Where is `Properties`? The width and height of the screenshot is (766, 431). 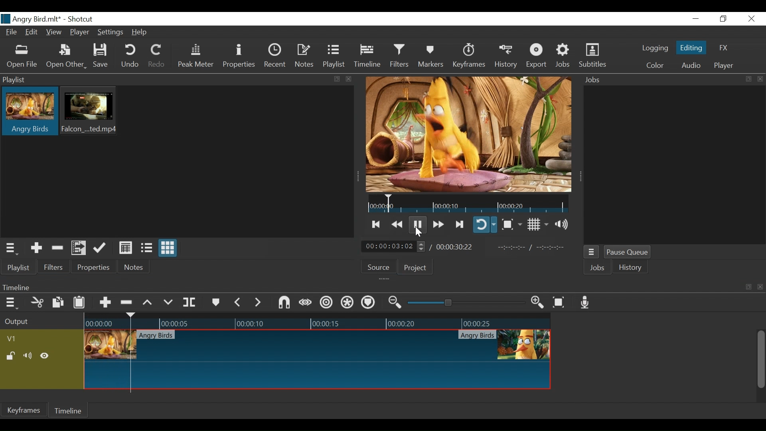
Properties is located at coordinates (240, 57).